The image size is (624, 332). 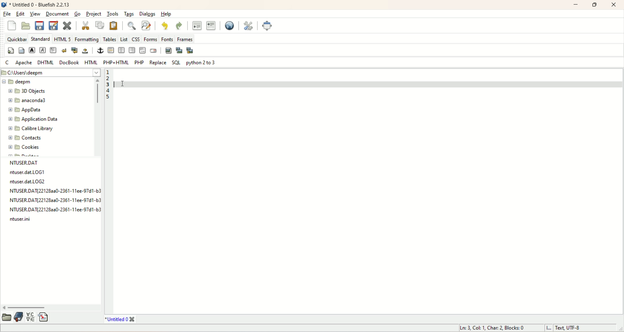 I want to click on insert thumbnail, so click(x=179, y=50).